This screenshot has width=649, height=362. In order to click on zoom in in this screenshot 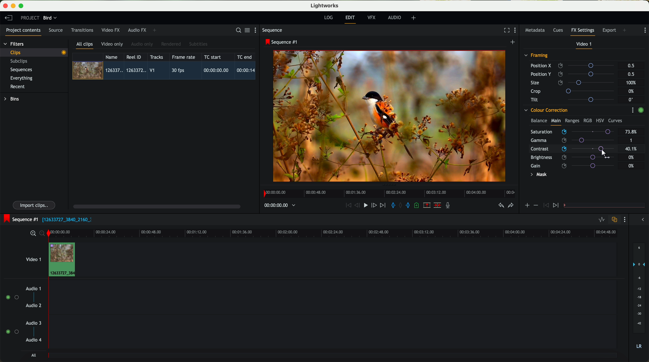, I will do `click(32, 234)`.